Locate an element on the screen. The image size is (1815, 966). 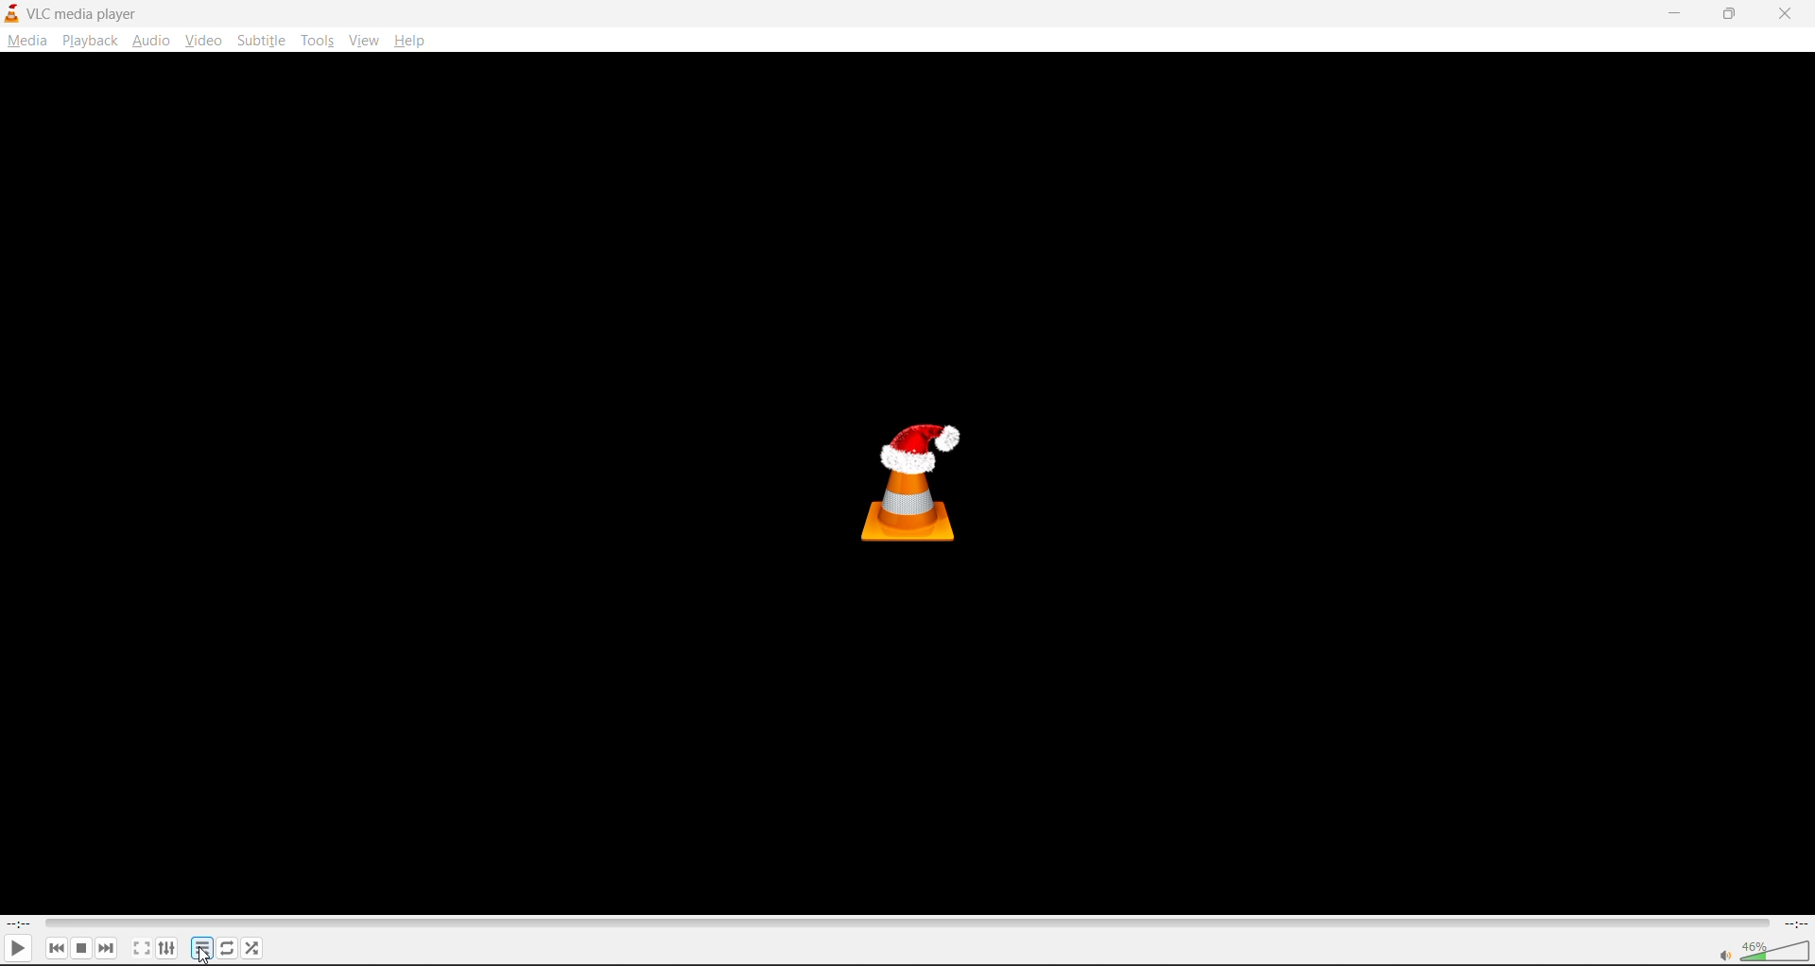
total track time is located at coordinates (1794, 926).